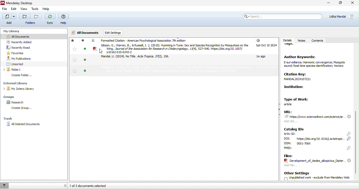 The image size is (359, 189). Describe the element at coordinates (343, 16) in the screenshot. I see `Udita Mandal` at that location.